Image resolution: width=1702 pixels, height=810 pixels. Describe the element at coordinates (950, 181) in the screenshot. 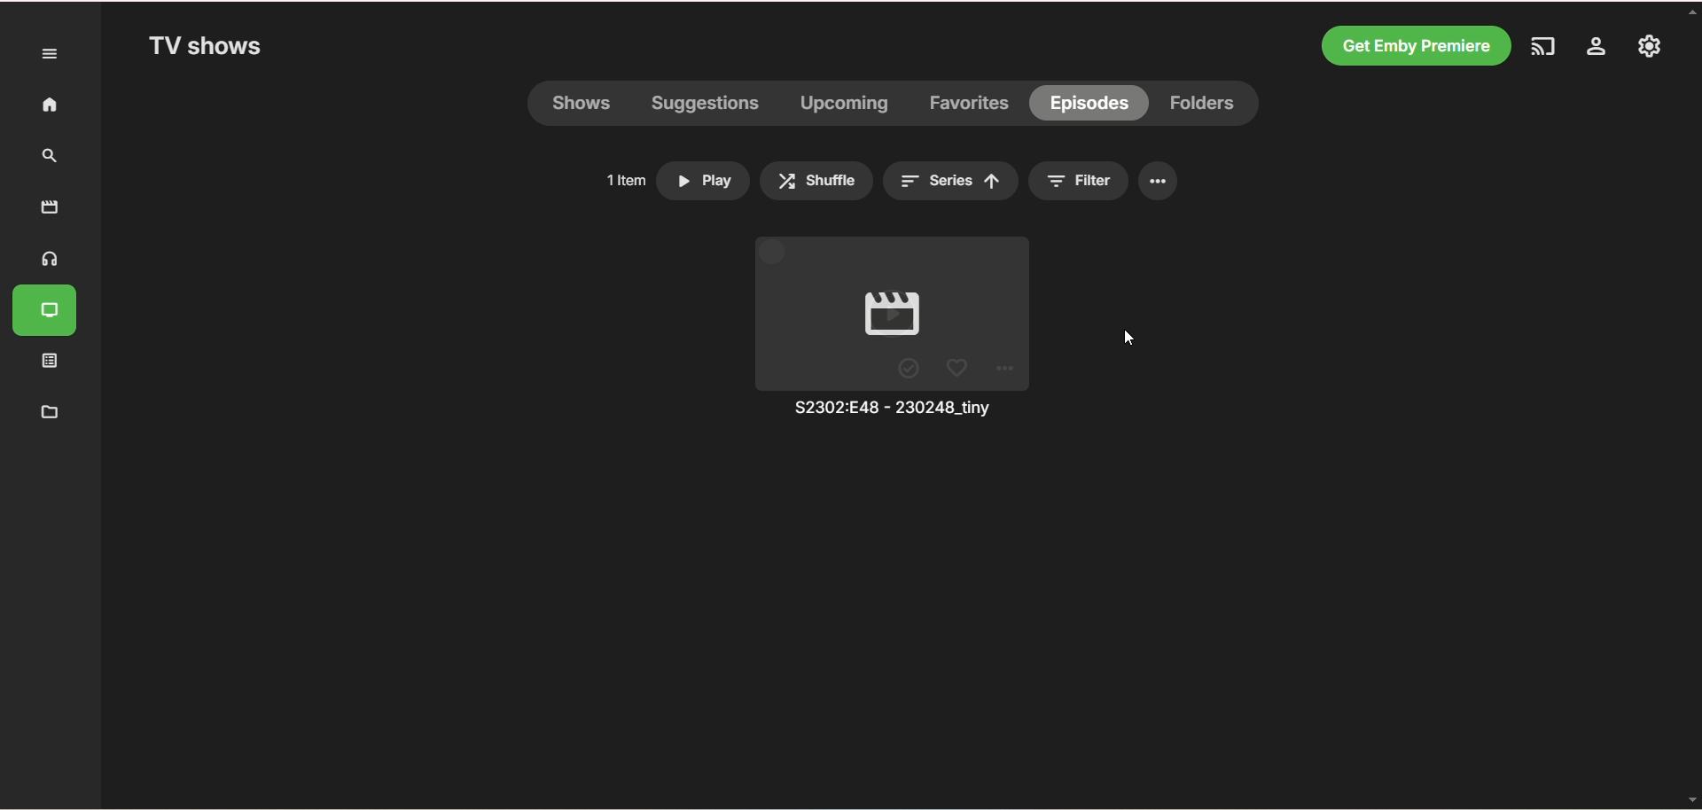

I see `= series` at that location.